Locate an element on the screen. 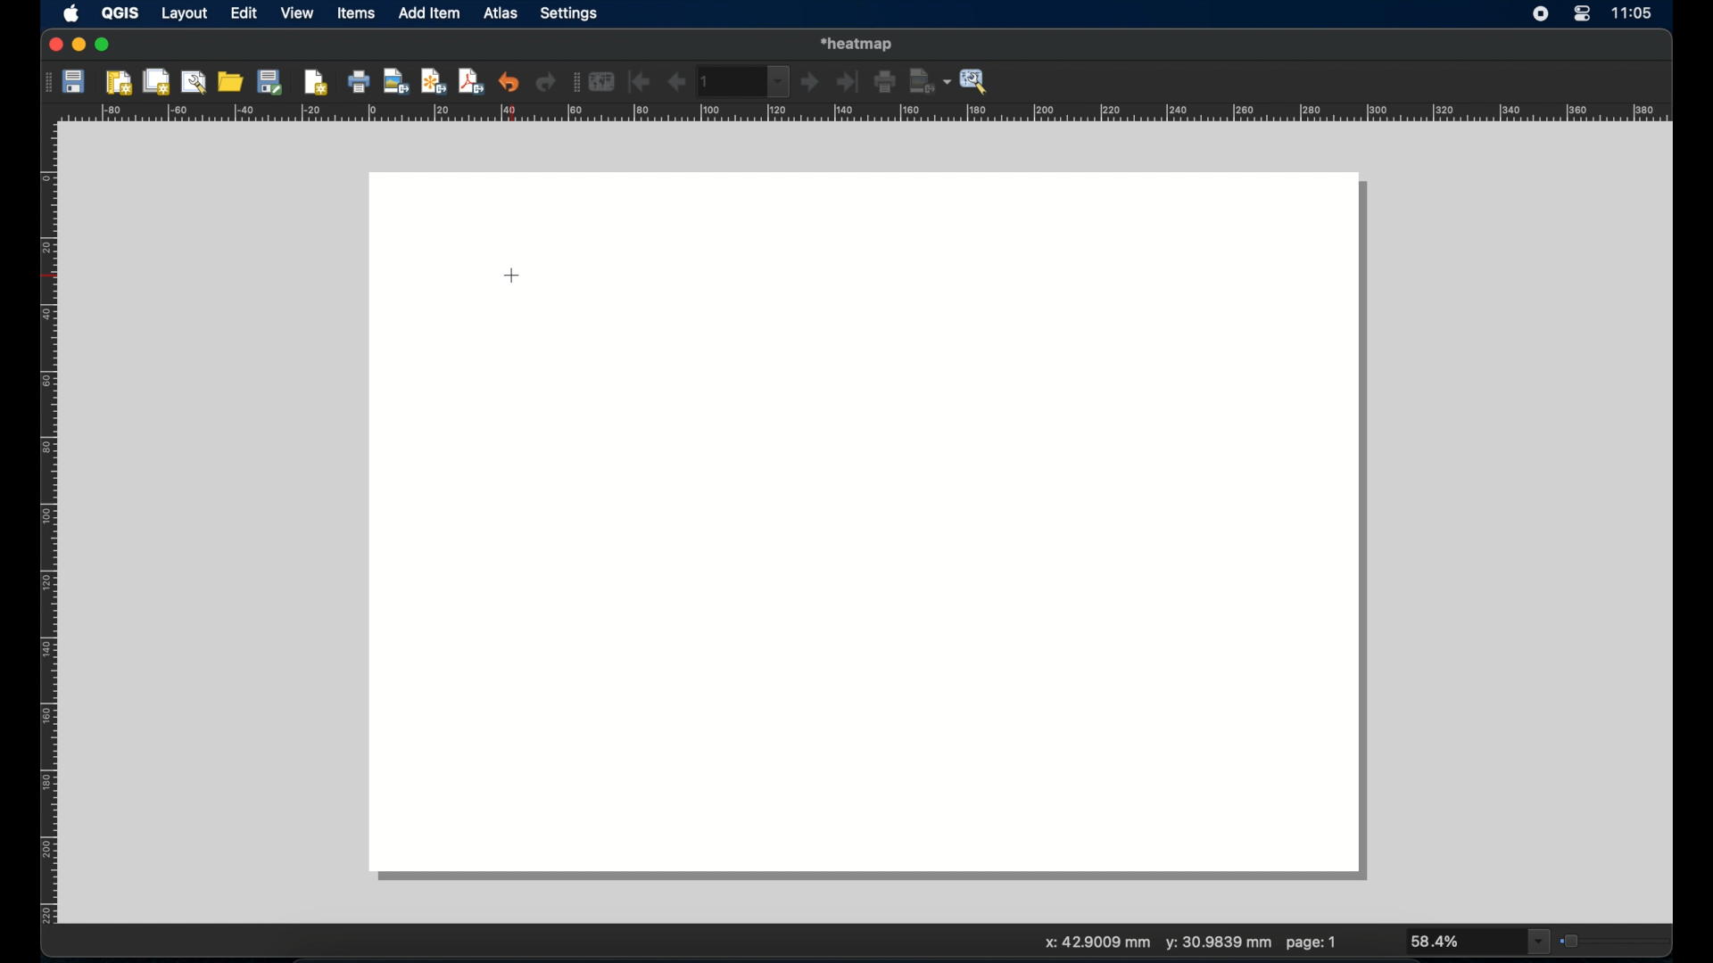  x: mm is located at coordinates (1092, 944).